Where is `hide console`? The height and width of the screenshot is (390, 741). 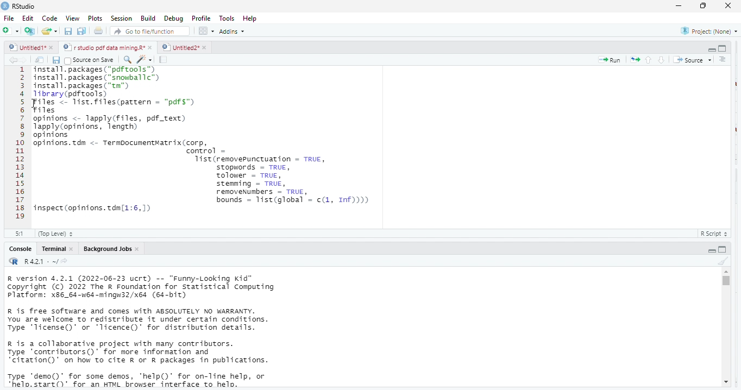
hide console is located at coordinates (723, 48).